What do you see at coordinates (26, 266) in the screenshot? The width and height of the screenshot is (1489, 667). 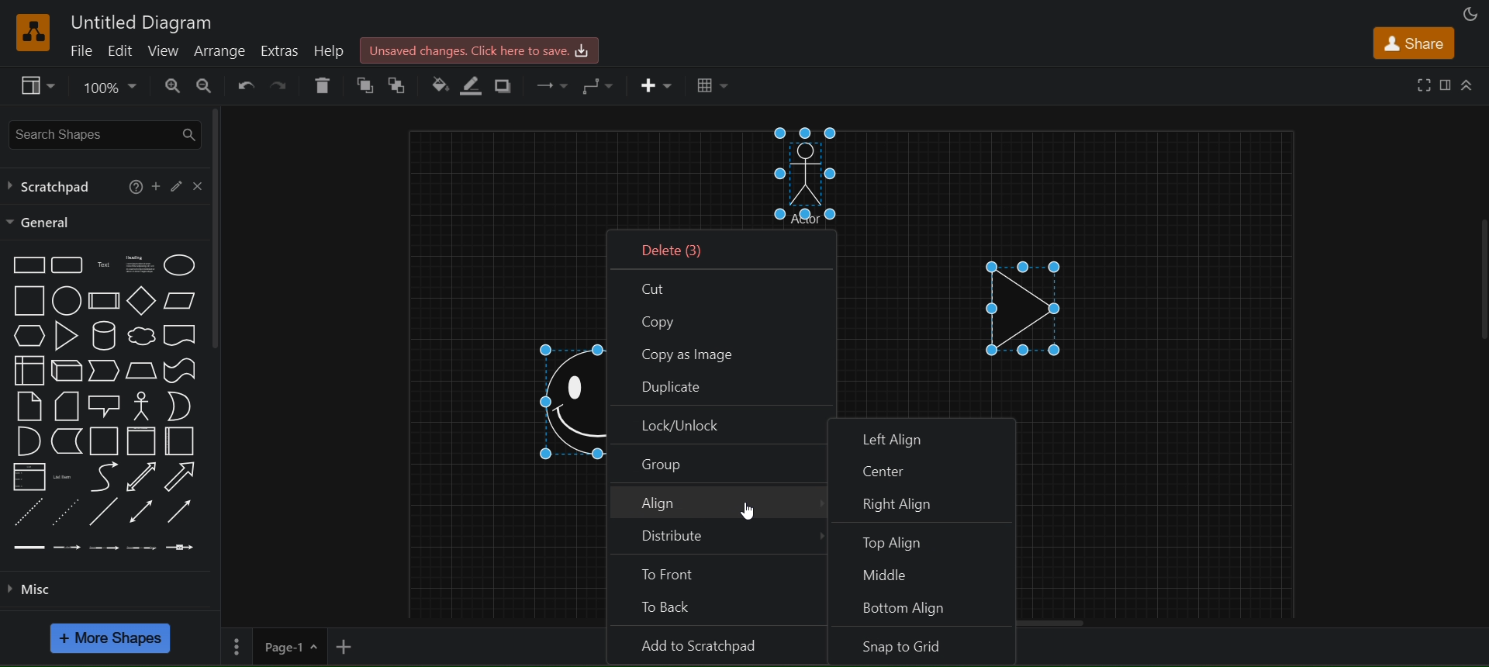 I see `rectangle` at bounding box center [26, 266].